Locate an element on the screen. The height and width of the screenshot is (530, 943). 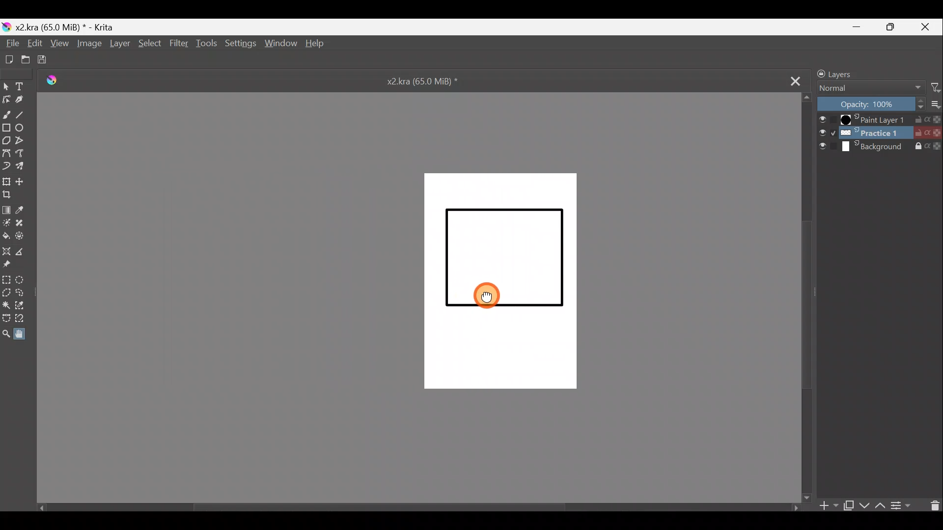
Select is located at coordinates (150, 46).